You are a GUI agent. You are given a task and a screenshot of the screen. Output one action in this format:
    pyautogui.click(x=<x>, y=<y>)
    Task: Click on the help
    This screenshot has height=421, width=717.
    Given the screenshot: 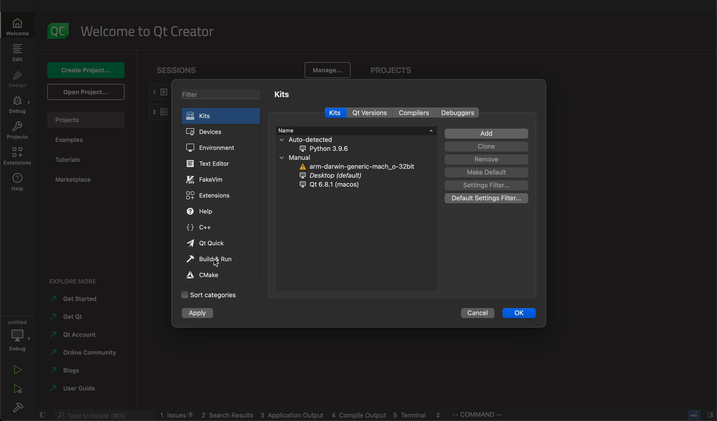 What is the action you would take?
    pyautogui.click(x=15, y=183)
    